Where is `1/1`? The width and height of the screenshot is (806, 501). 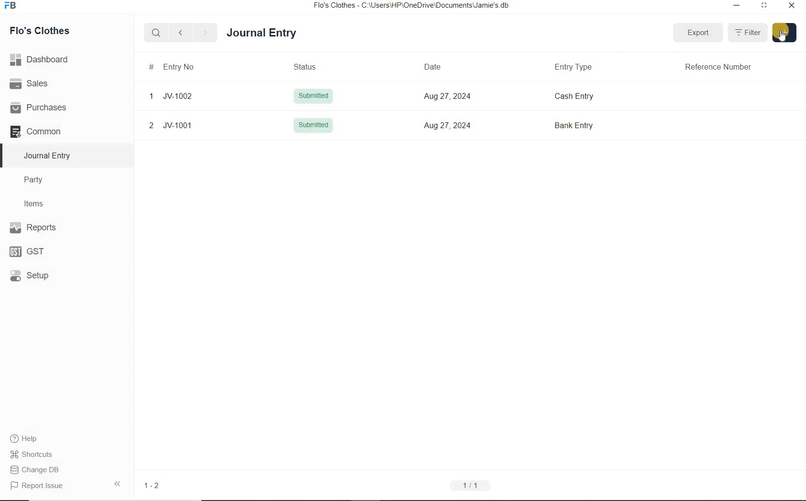 1/1 is located at coordinates (470, 486).